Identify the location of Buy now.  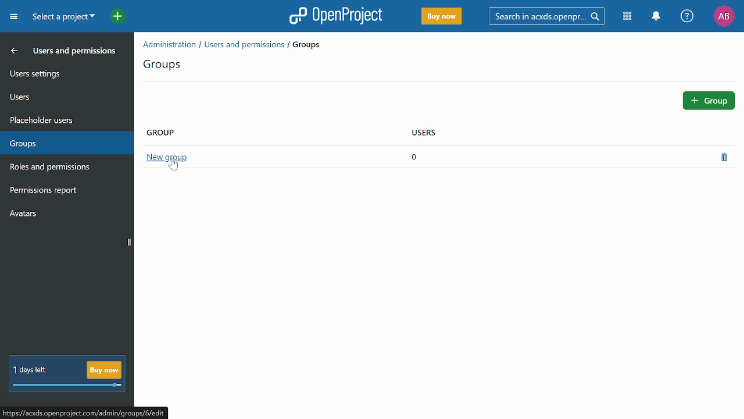
(441, 17).